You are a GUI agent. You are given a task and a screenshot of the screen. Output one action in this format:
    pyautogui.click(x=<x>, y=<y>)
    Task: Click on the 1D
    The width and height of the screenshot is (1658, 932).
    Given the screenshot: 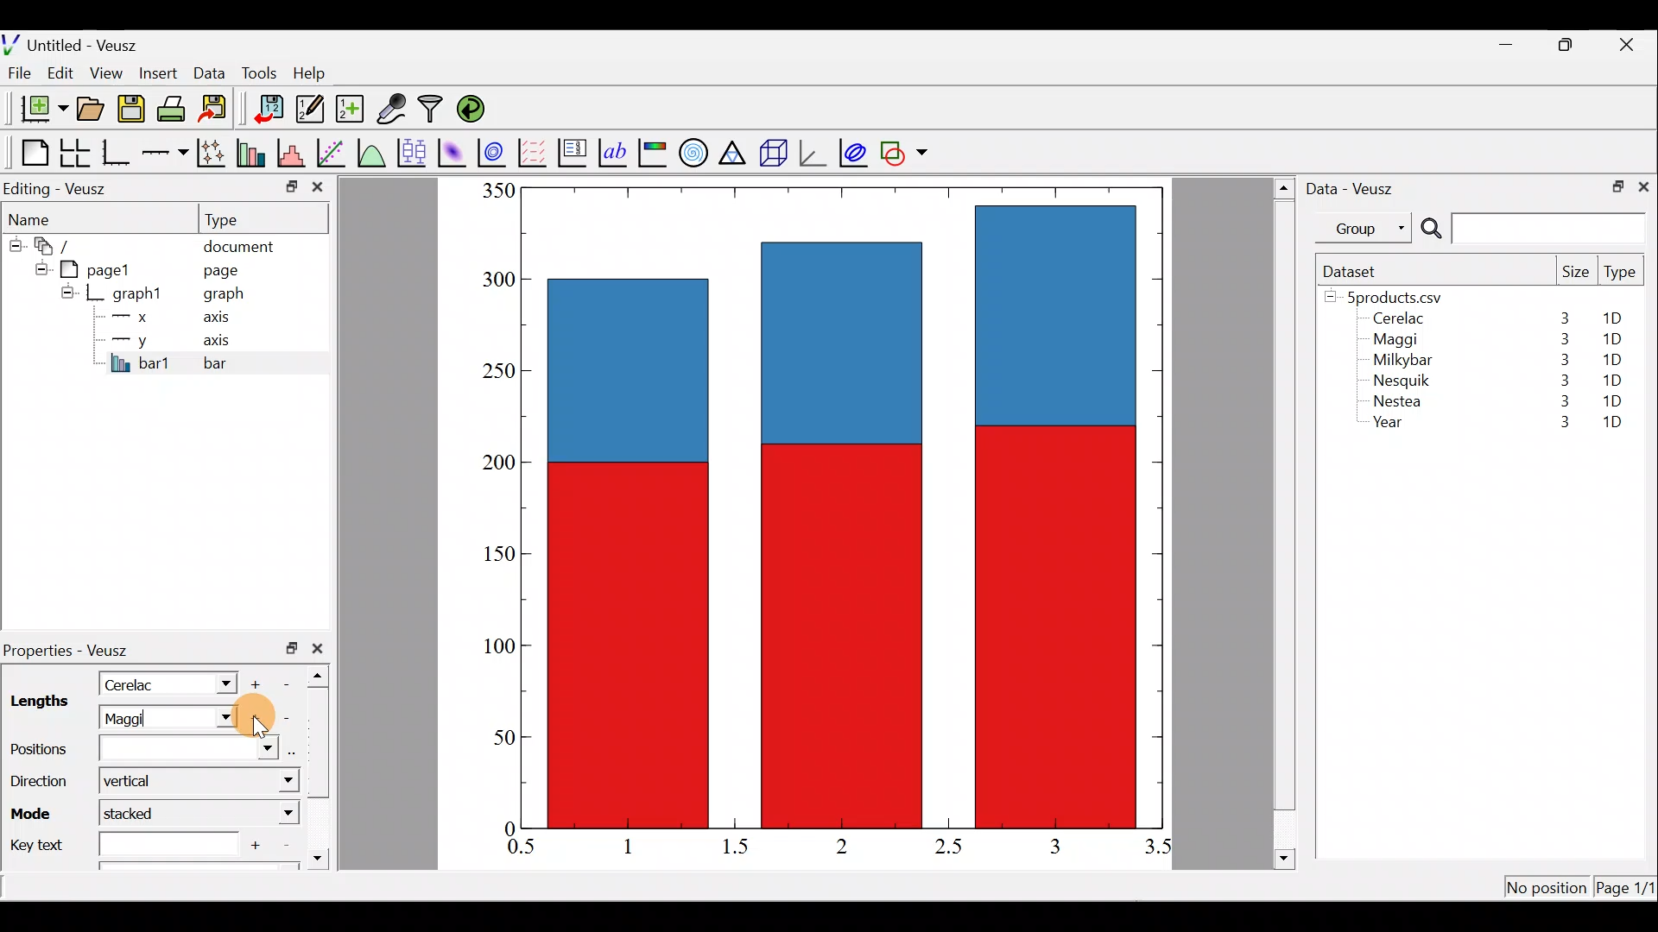 What is the action you would take?
    pyautogui.click(x=1615, y=377)
    